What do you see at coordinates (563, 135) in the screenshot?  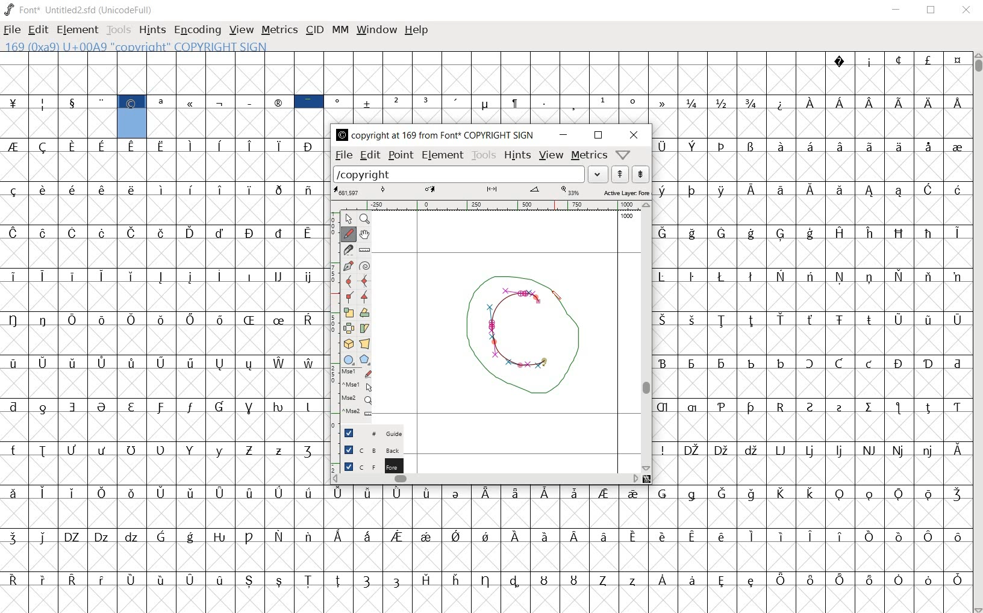 I see `minimize` at bounding box center [563, 135].